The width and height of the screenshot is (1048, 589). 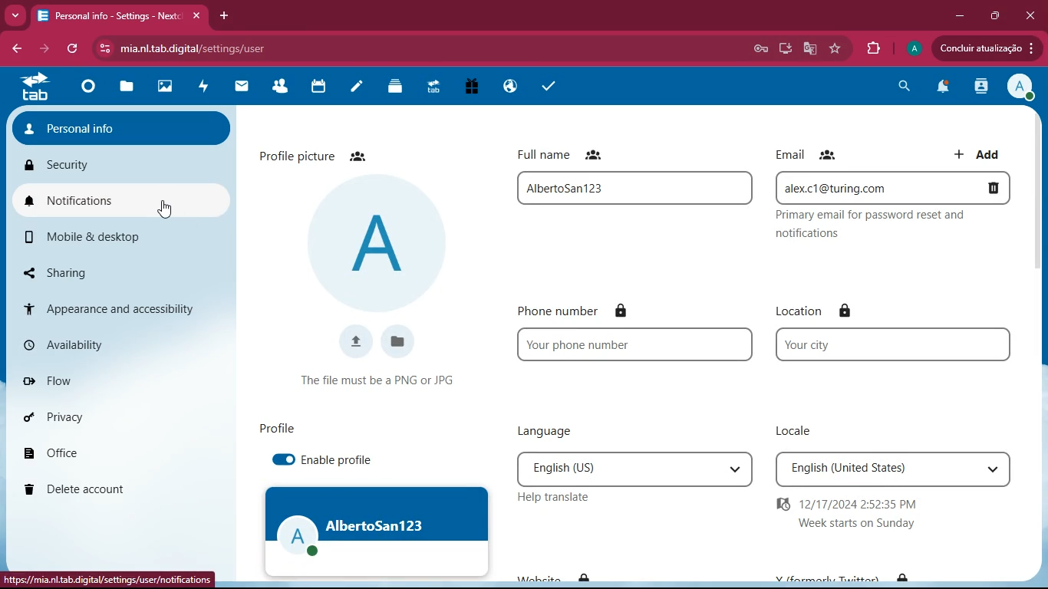 What do you see at coordinates (328, 156) in the screenshot?
I see `profile picture` at bounding box center [328, 156].